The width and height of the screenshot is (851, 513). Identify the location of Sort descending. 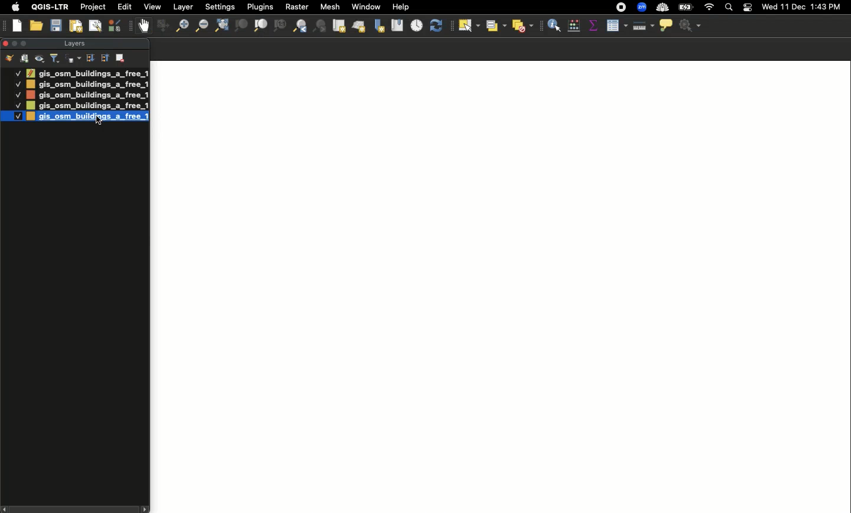
(90, 59).